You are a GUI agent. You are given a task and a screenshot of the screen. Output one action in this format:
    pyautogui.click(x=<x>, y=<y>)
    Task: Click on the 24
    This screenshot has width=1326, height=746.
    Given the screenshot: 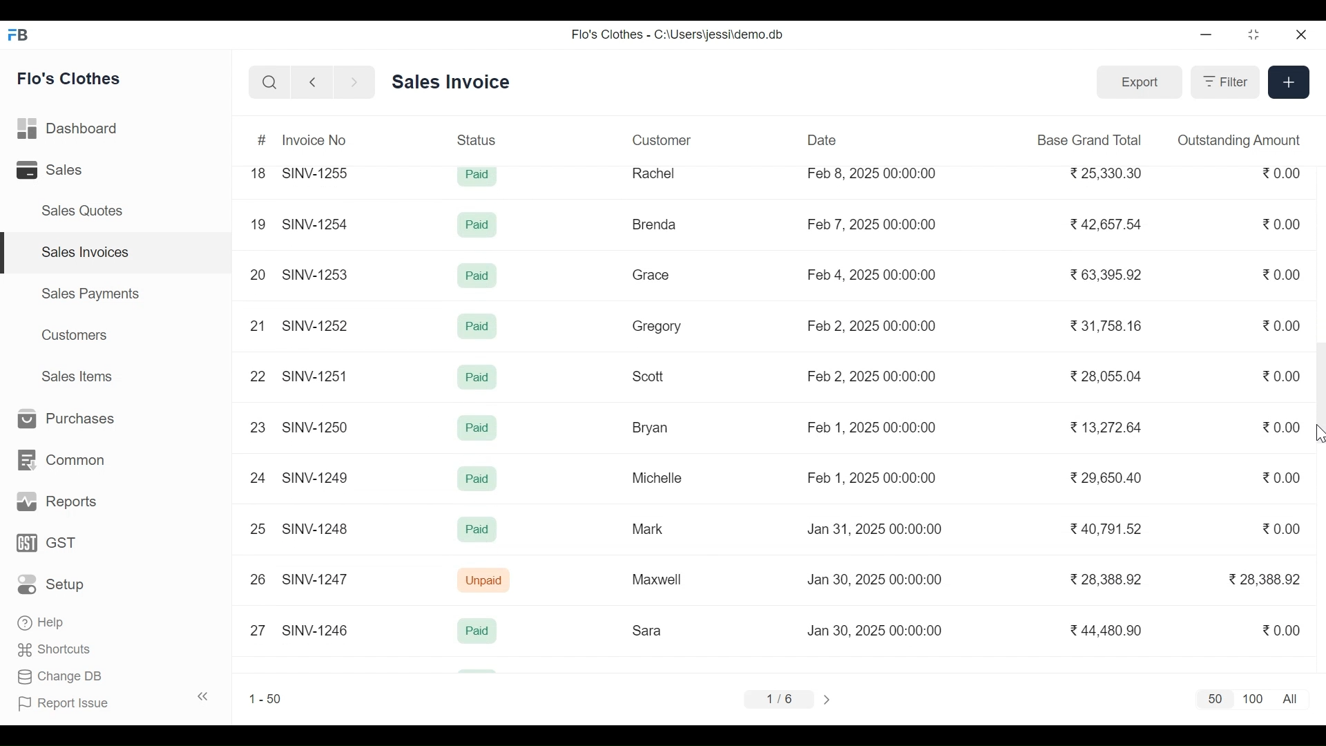 What is the action you would take?
    pyautogui.click(x=258, y=477)
    